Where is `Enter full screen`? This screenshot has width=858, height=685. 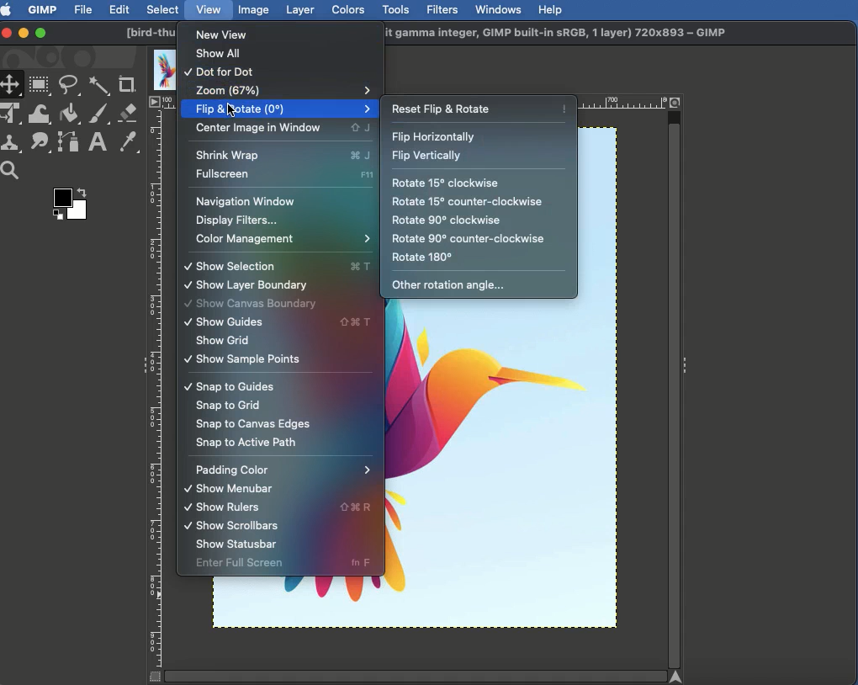
Enter full screen is located at coordinates (256, 564).